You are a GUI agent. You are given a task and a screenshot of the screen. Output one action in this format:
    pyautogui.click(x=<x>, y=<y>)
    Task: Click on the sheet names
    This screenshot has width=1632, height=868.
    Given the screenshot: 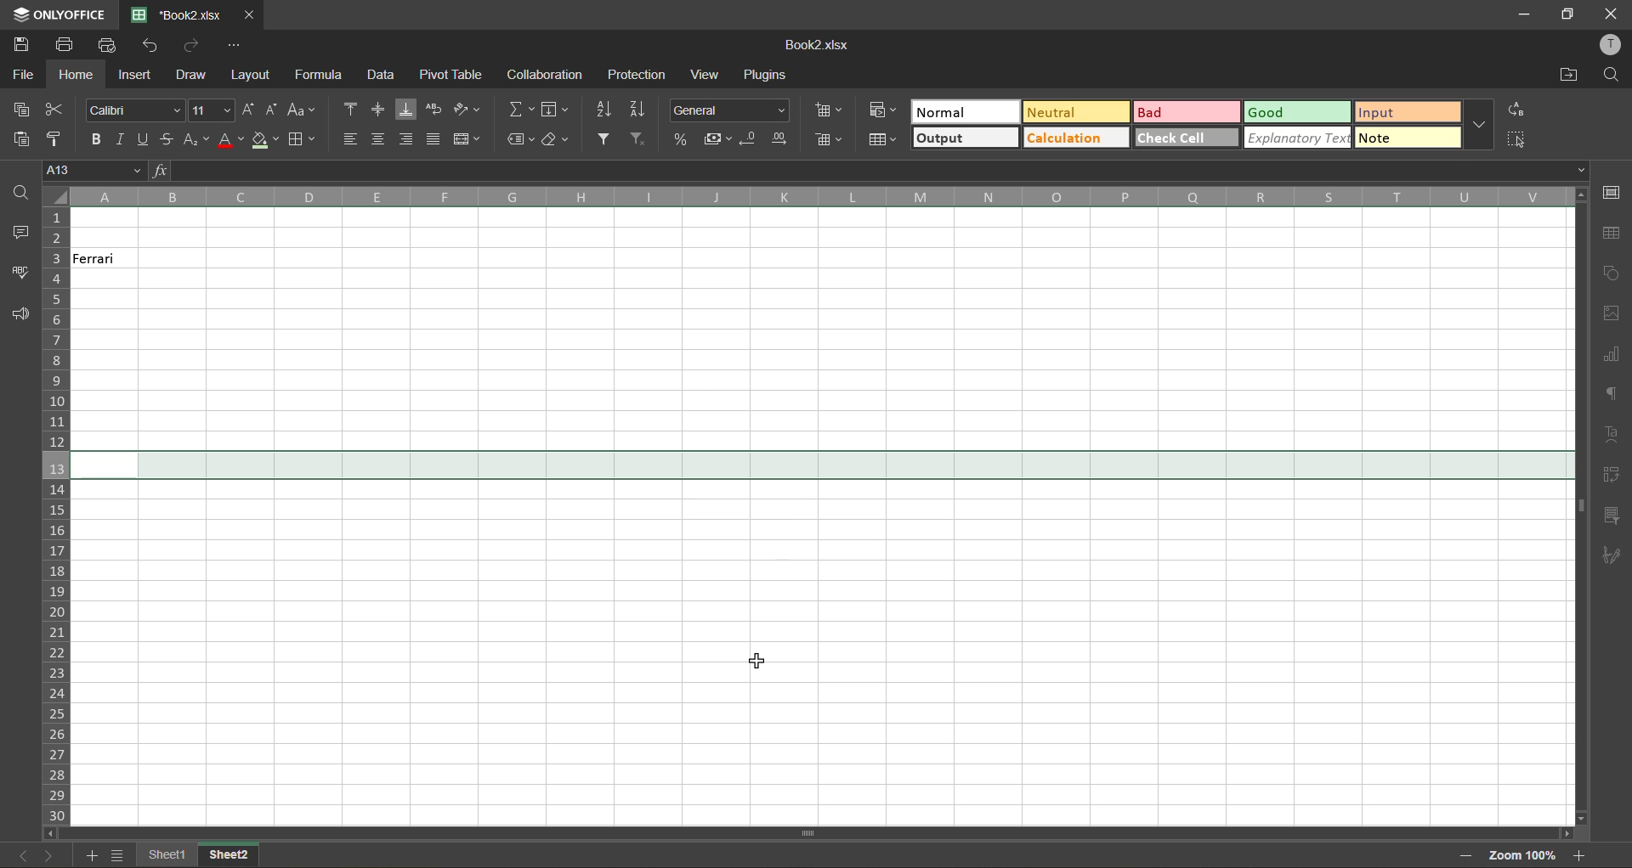 What is the action you would take?
    pyautogui.click(x=229, y=856)
    